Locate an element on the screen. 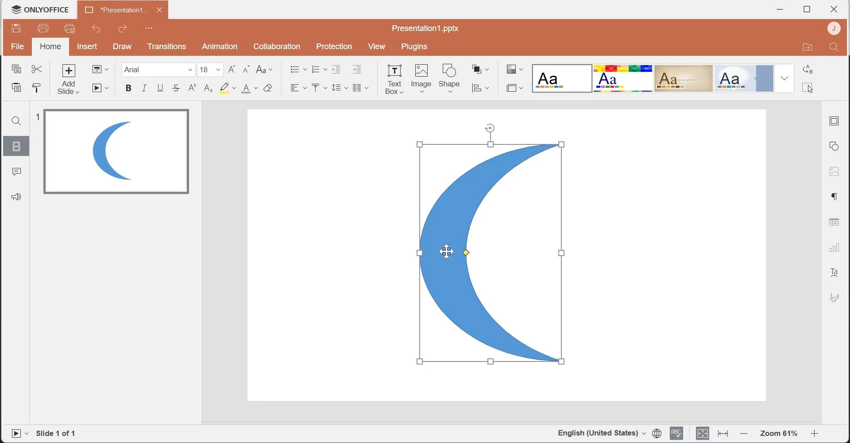 The width and height of the screenshot is (850, 443). Blank is located at coordinates (562, 78).